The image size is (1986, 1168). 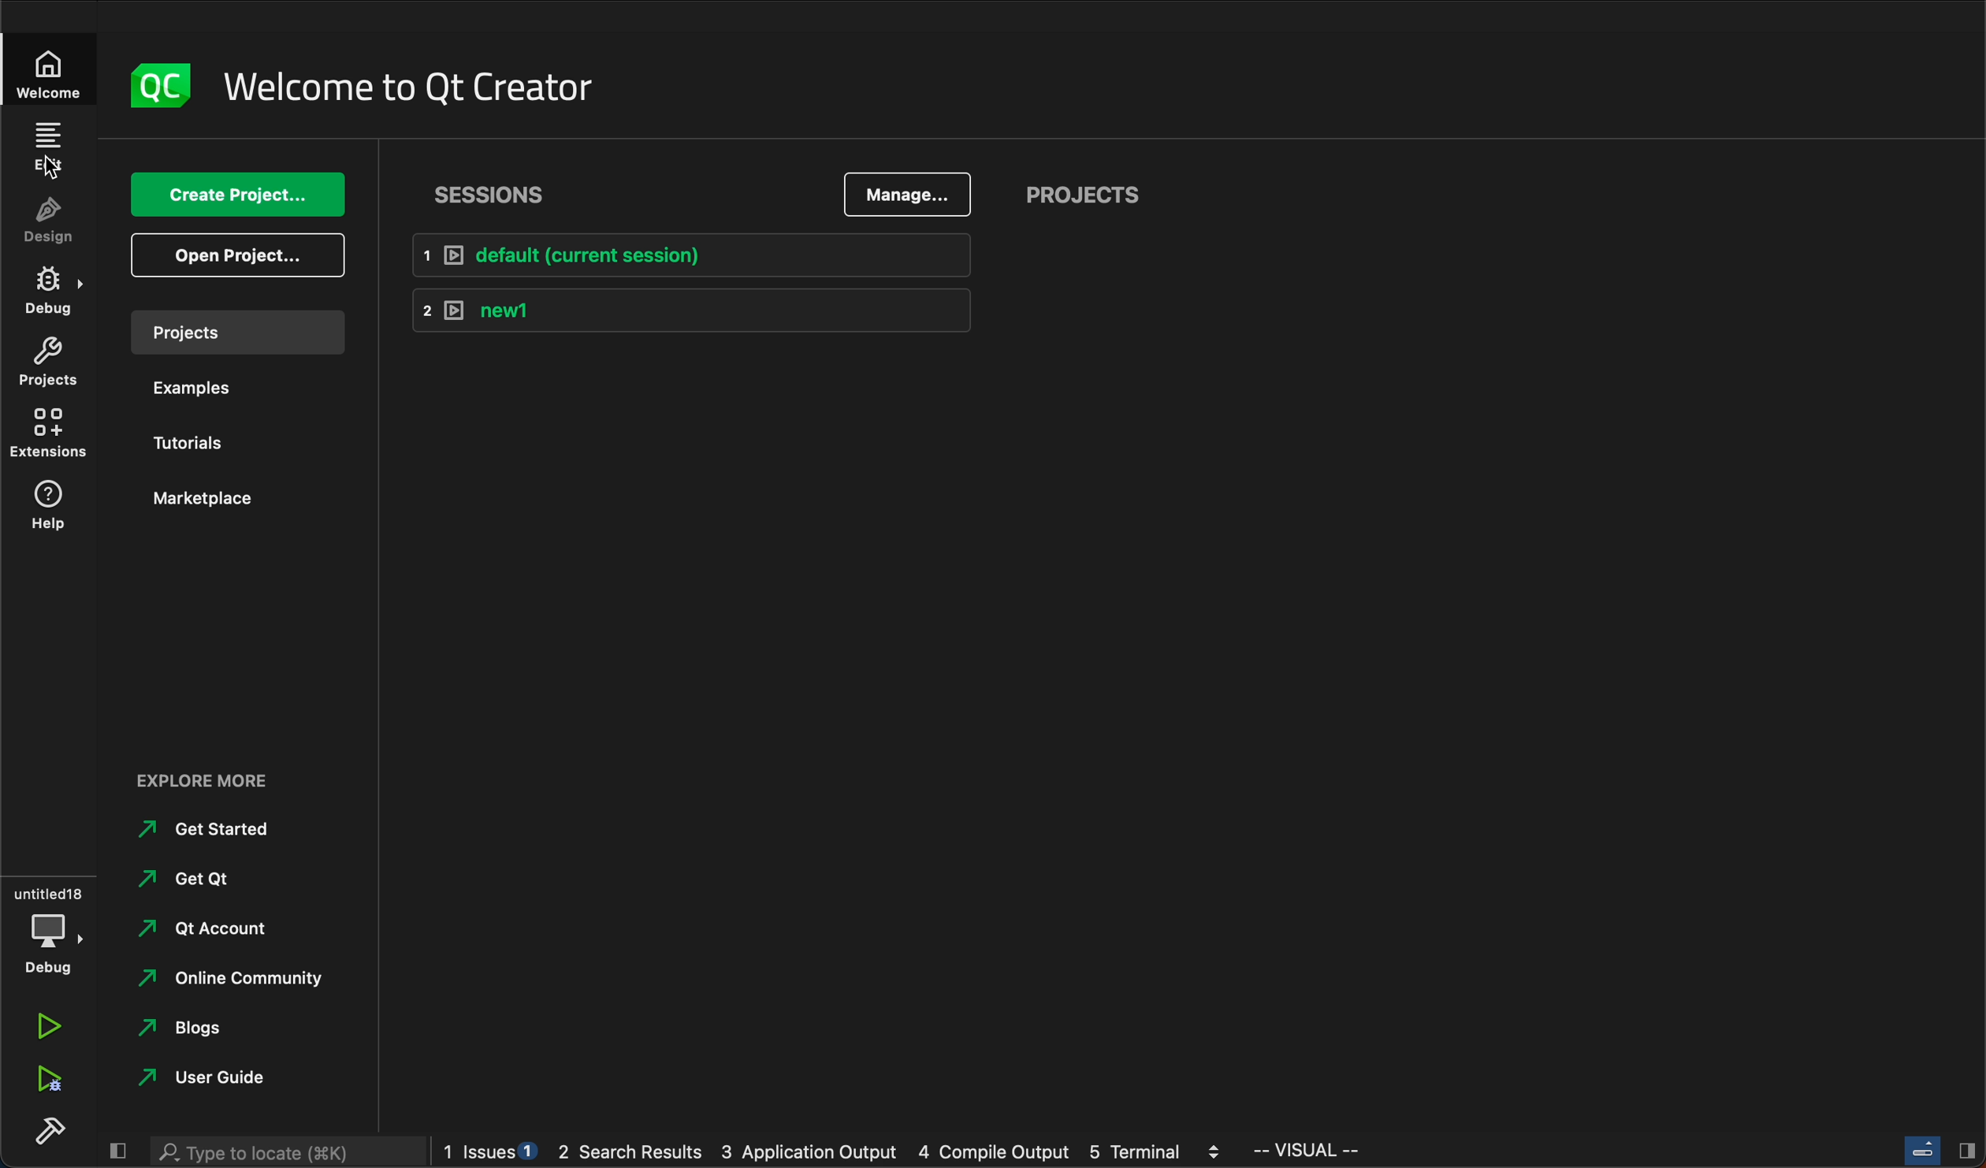 I want to click on community, so click(x=236, y=976).